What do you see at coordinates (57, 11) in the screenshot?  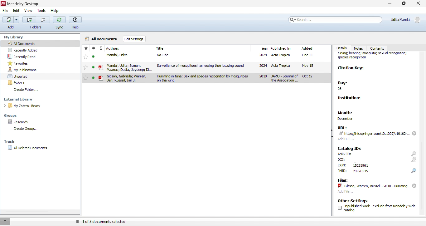 I see `help` at bounding box center [57, 11].